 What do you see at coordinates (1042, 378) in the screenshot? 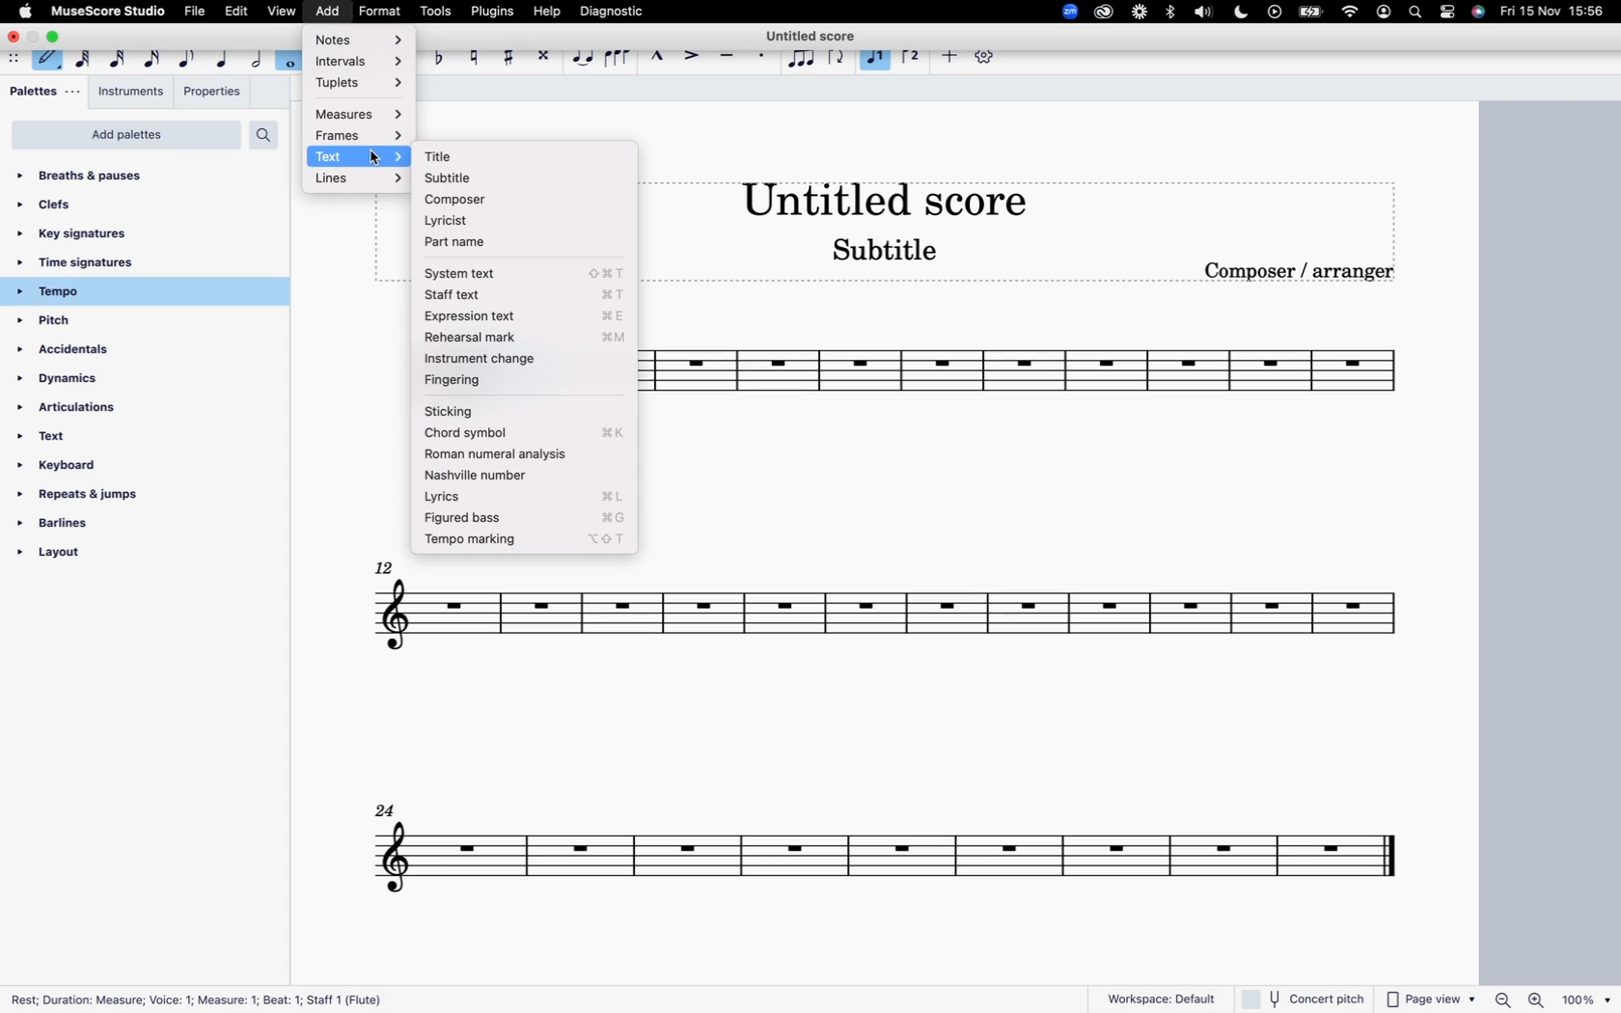
I see `score` at bounding box center [1042, 378].